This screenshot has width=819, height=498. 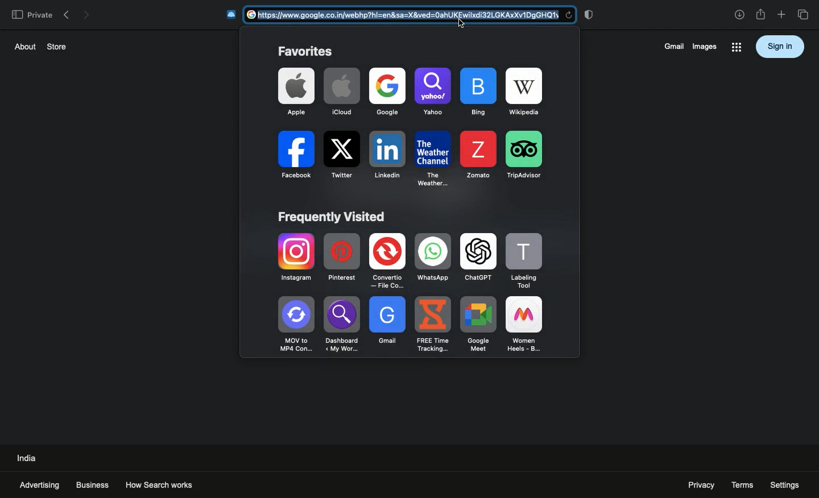 I want to click on search bar, so click(x=412, y=15).